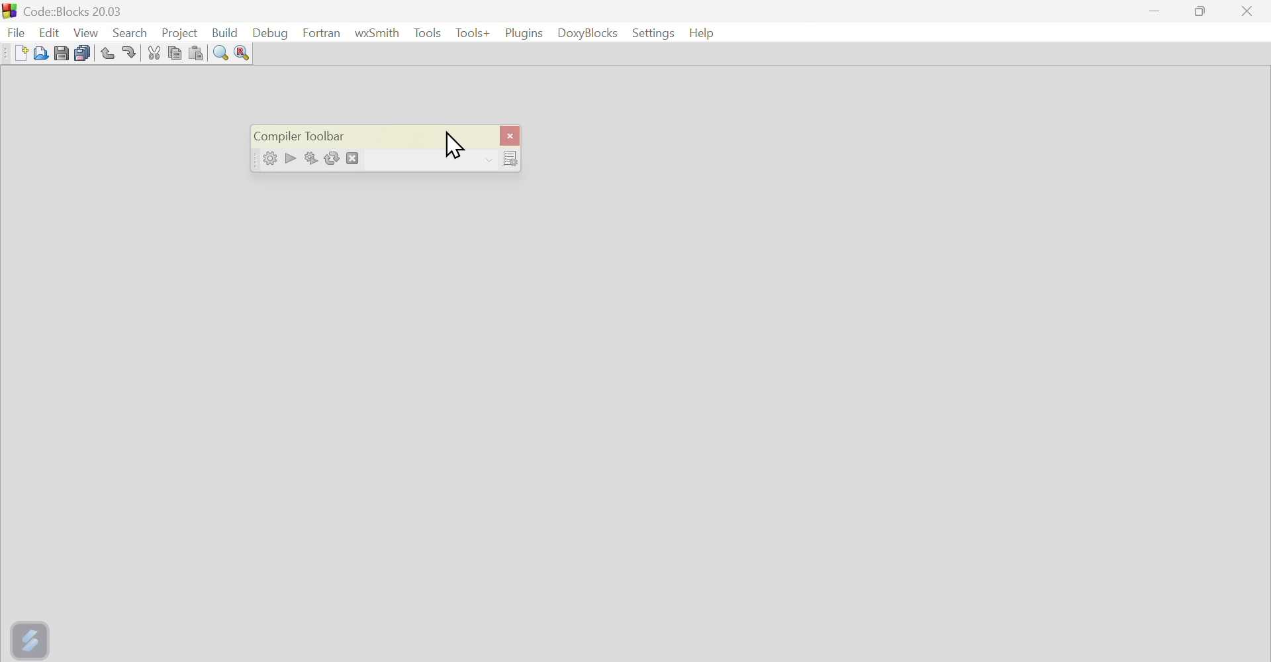 This screenshot has height=662, width=1271. Describe the element at coordinates (155, 52) in the screenshot. I see `` at that location.